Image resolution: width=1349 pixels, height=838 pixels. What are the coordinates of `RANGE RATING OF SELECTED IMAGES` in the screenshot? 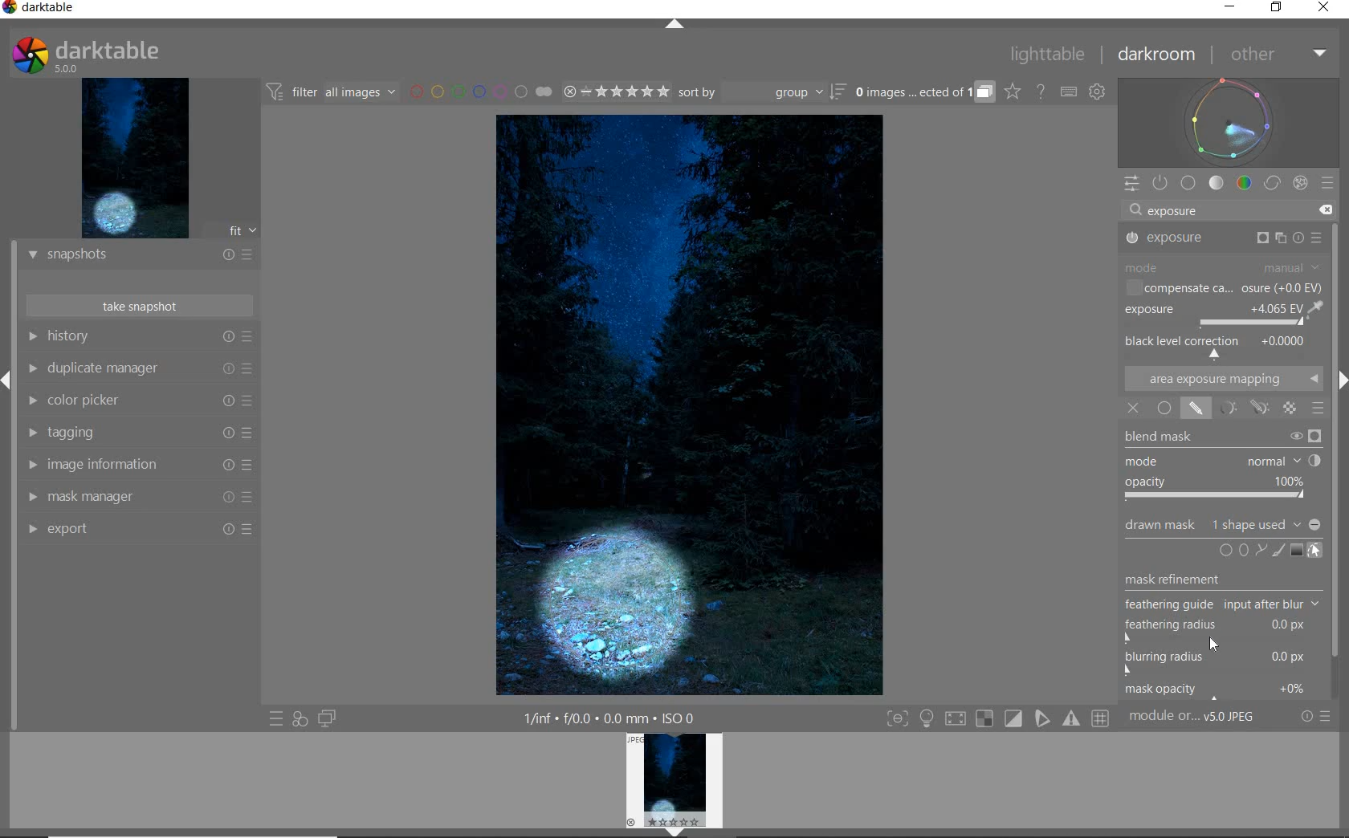 It's located at (616, 92).